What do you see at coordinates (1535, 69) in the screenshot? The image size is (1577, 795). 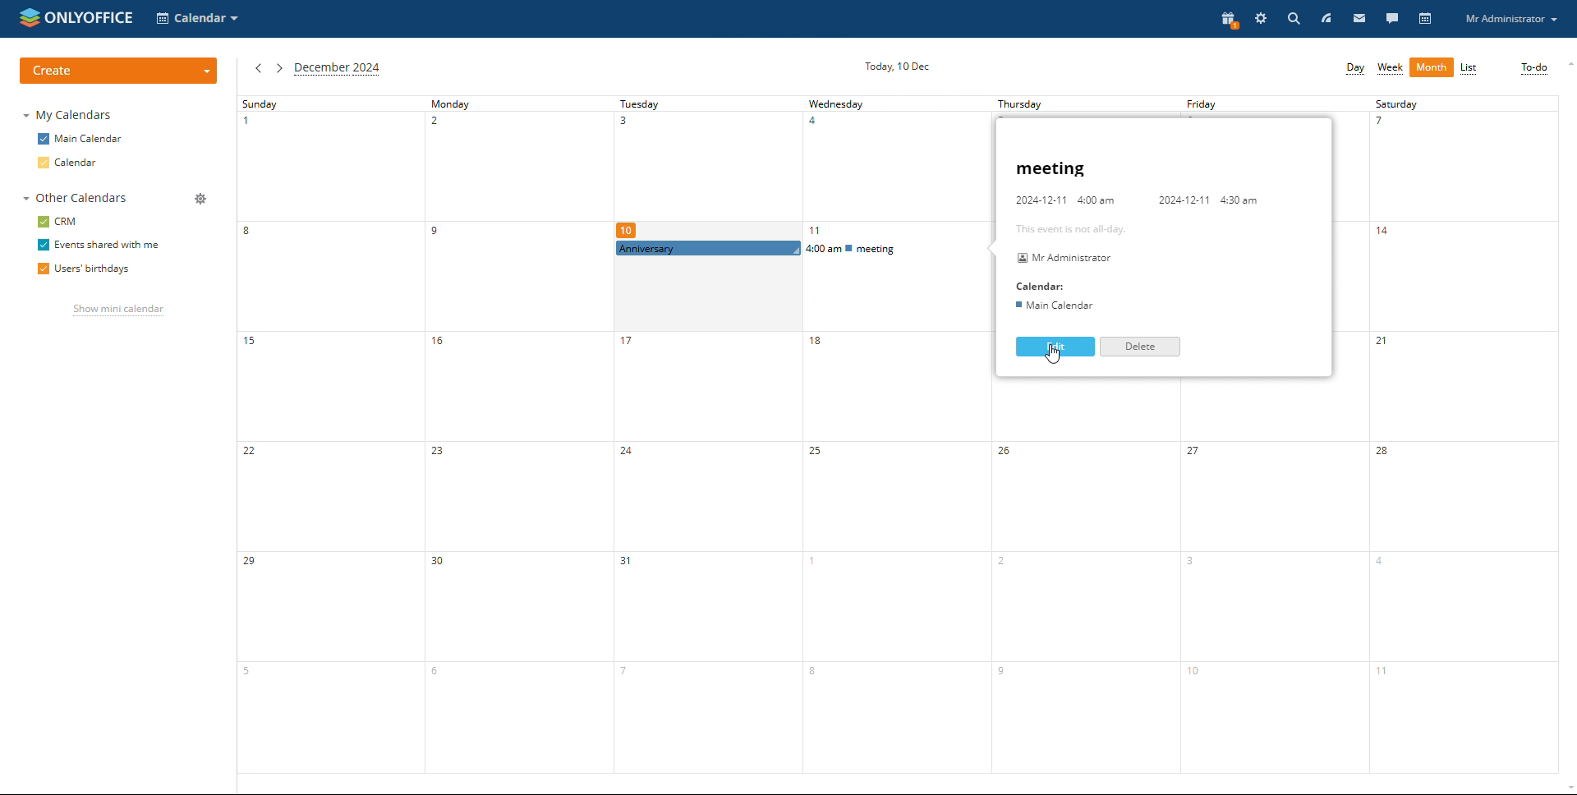 I see `to-do` at bounding box center [1535, 69].